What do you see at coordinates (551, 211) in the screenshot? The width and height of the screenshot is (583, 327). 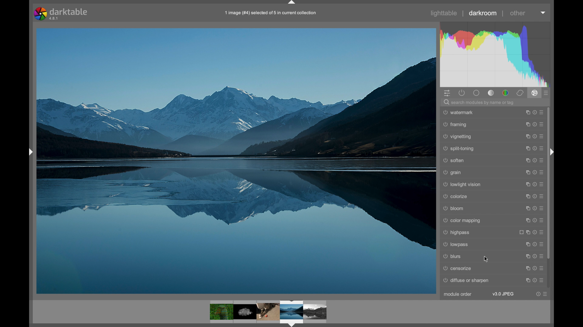 I see `scroll box` at bounding box center [551, 211].